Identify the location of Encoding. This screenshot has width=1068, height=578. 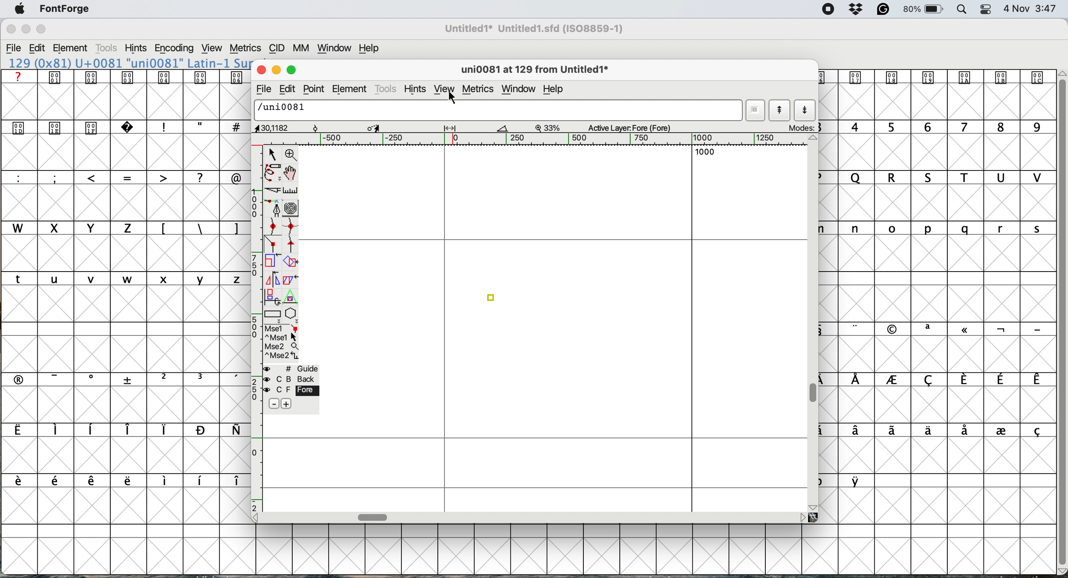
(176, 48).